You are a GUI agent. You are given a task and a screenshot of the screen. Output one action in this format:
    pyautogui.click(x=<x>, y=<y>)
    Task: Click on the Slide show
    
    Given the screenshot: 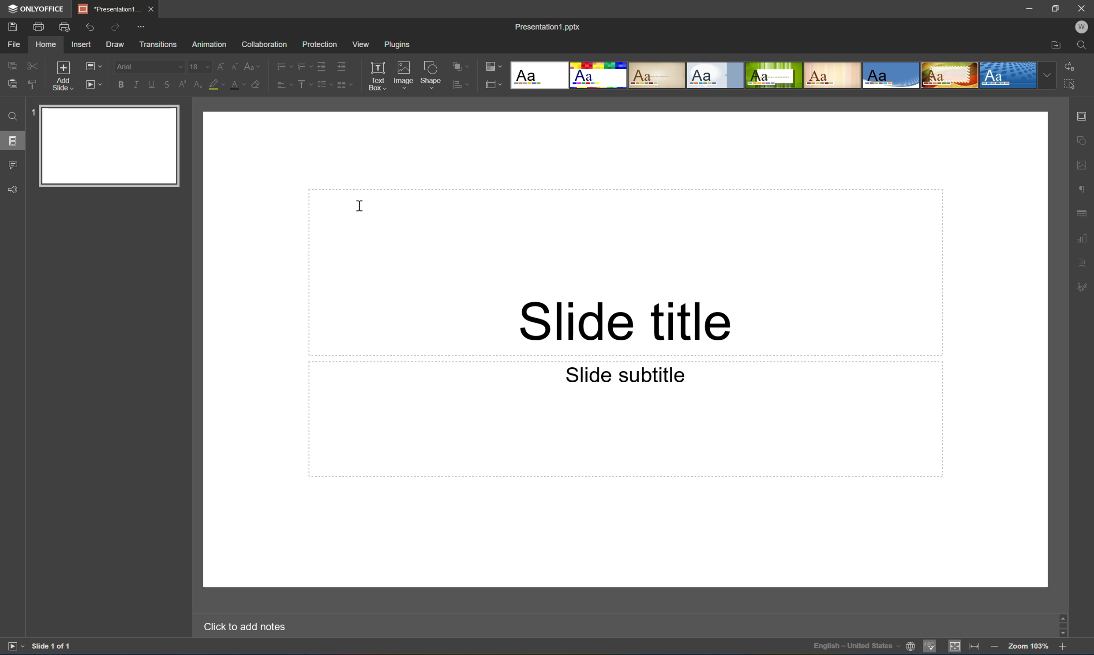 What is the action you would take?
    pyautogui.click(x=14, y=646)
    